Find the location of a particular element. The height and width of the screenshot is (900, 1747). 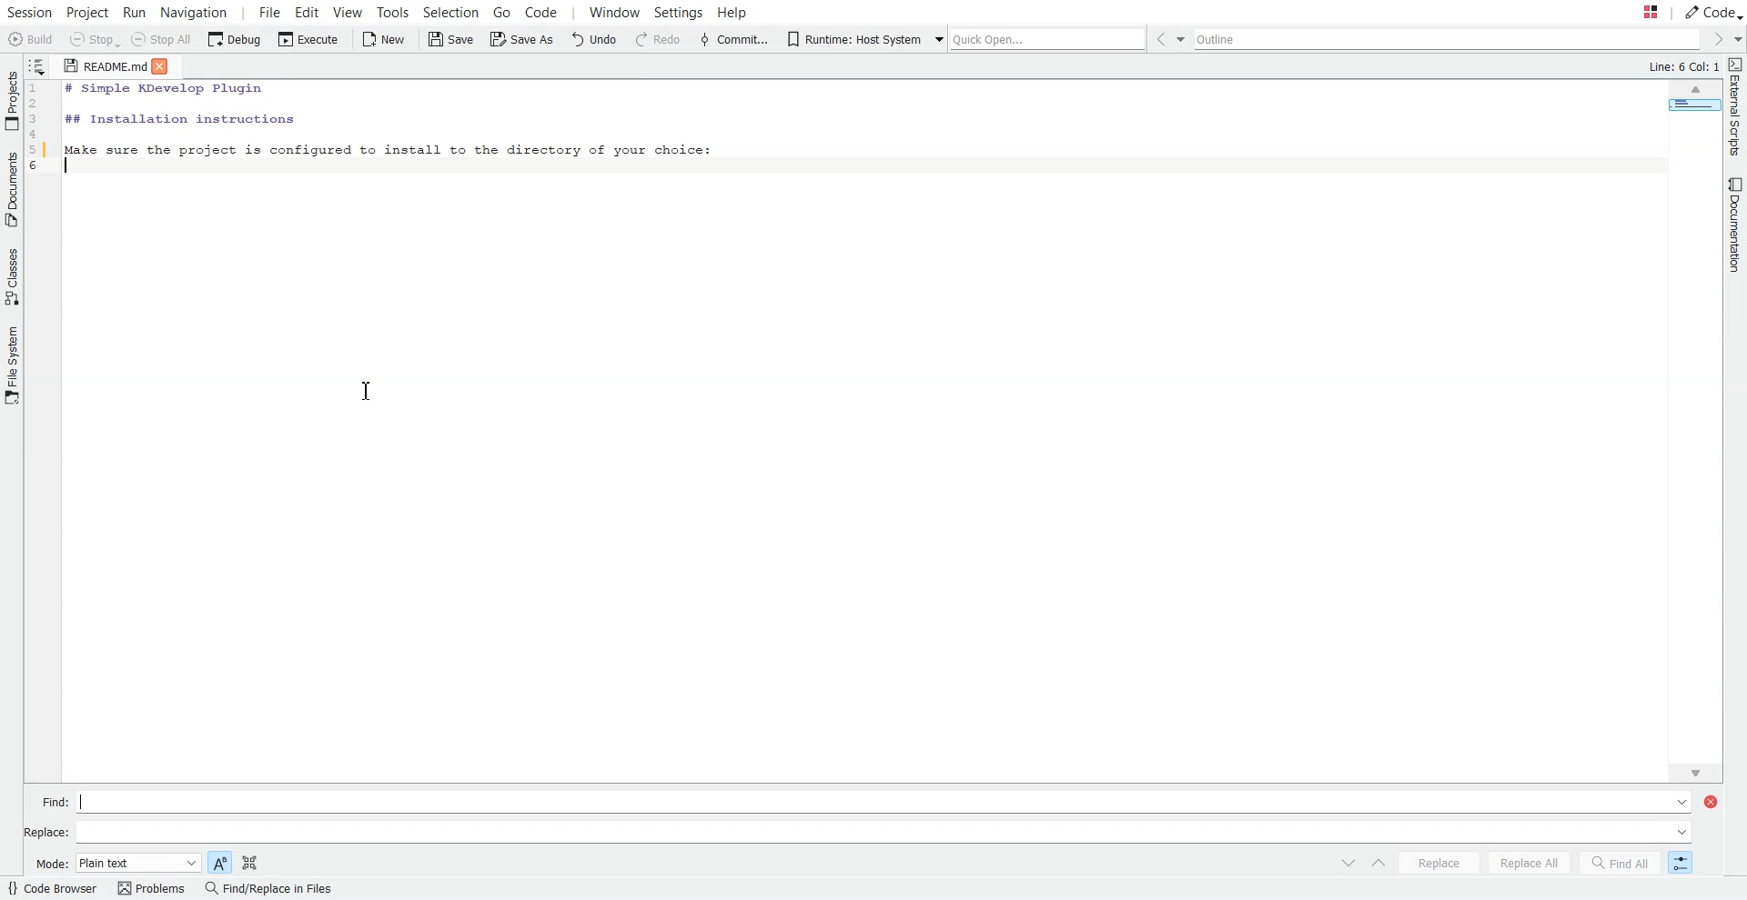

Save is located at coordinates (449, 39).